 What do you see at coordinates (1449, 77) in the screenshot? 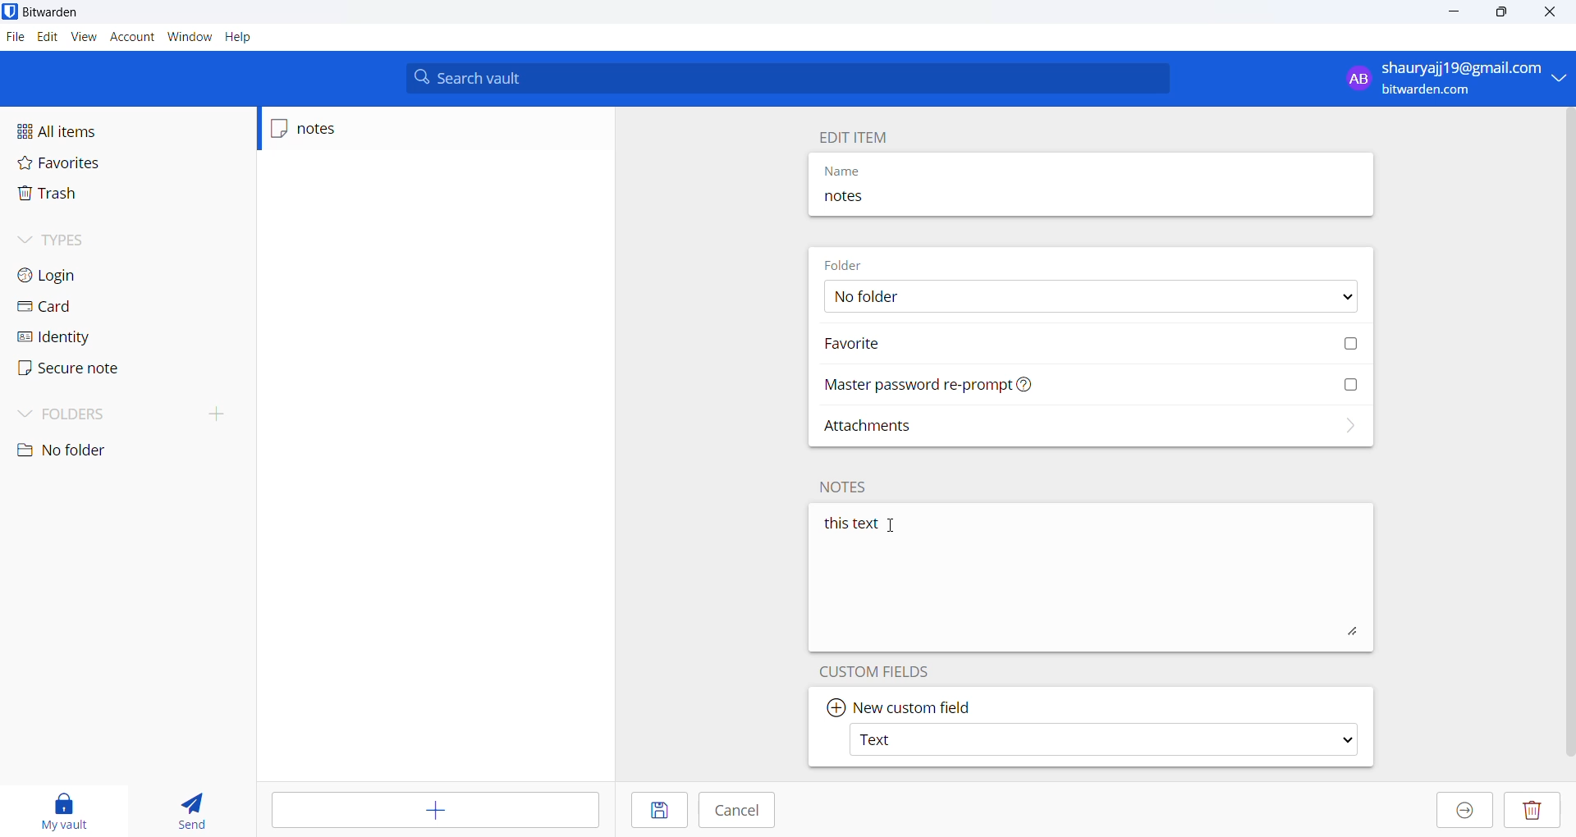
I see `shauryaji19@gmail.com bitwarden.com` at bounding box center [1449, 77].